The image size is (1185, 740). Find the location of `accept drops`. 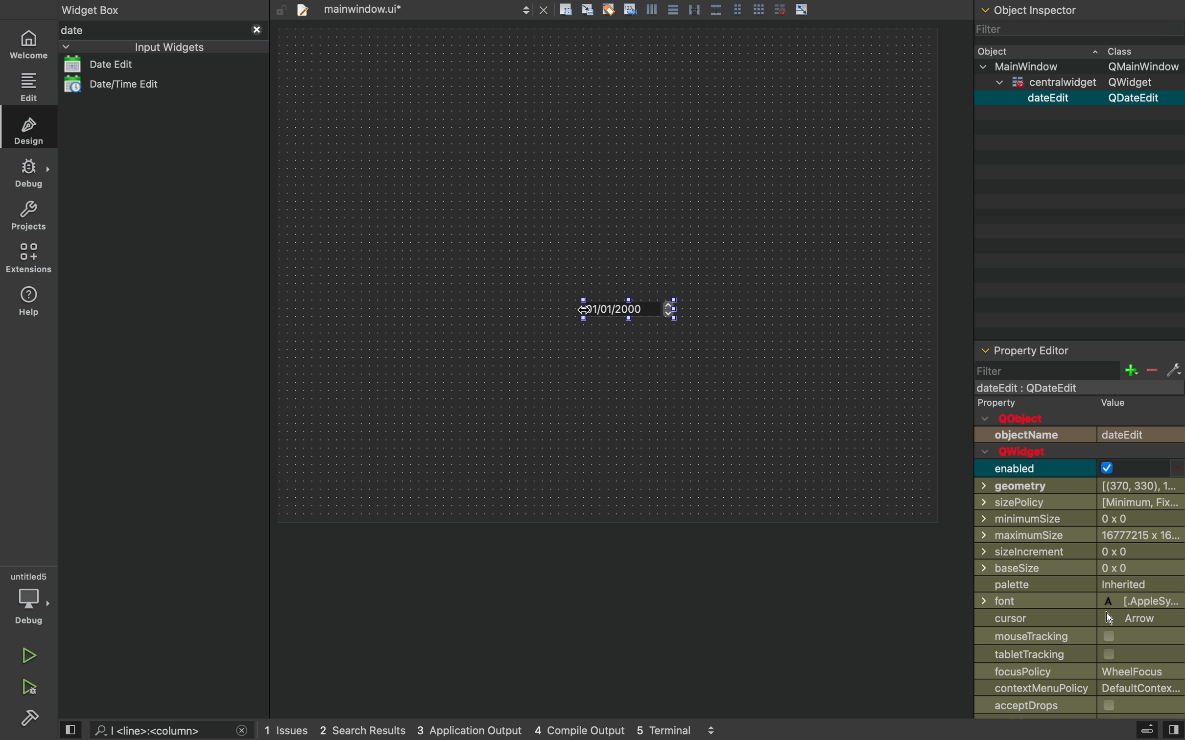

accept drops is located at coordinates (1074, 706).